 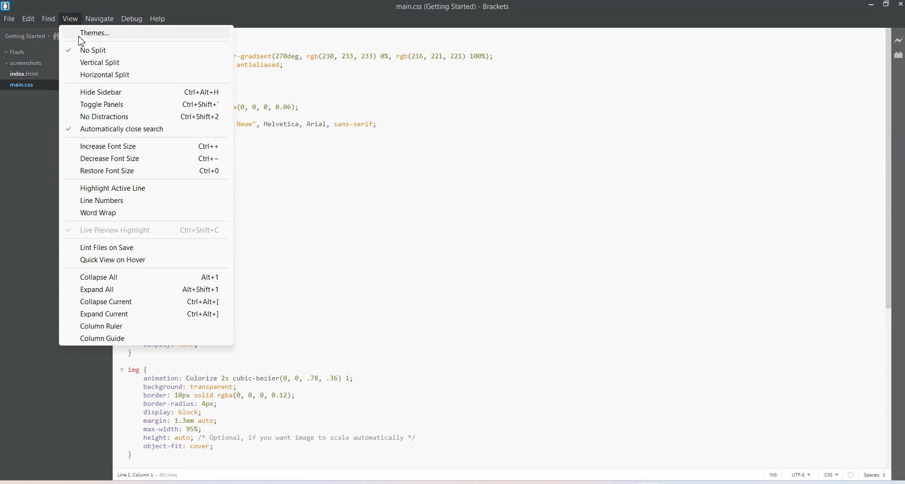 What do you see at coordinates (24, 63) in the screenshot?
I see `Screenshots` at bounding box center [24, 63].